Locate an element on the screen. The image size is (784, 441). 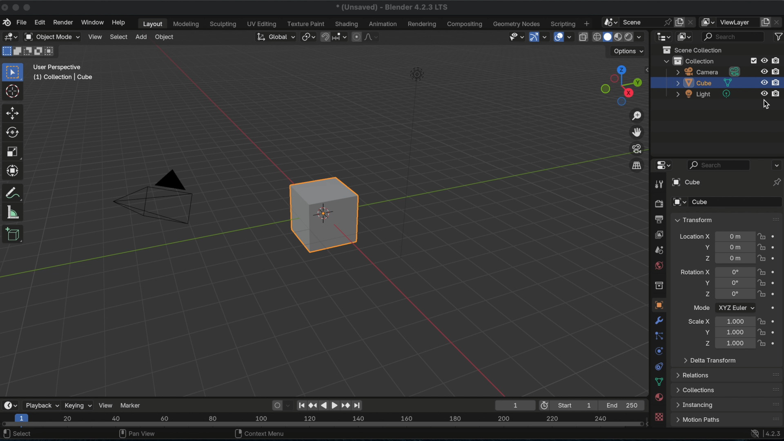
disable in renders is located at coordinates (778, 60).